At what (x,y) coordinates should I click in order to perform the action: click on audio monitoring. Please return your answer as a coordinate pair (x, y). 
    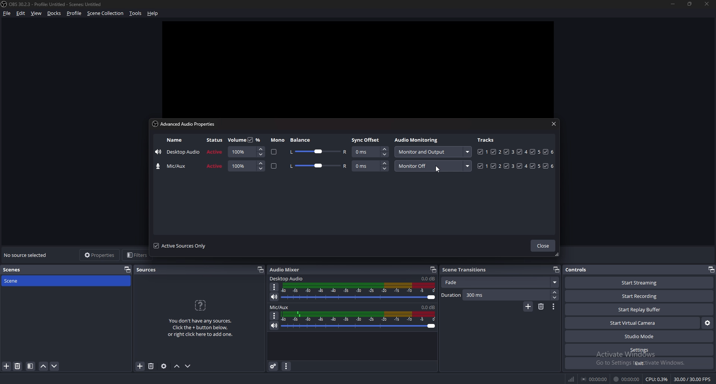
    Looking at the image, I should click on (417, 139).